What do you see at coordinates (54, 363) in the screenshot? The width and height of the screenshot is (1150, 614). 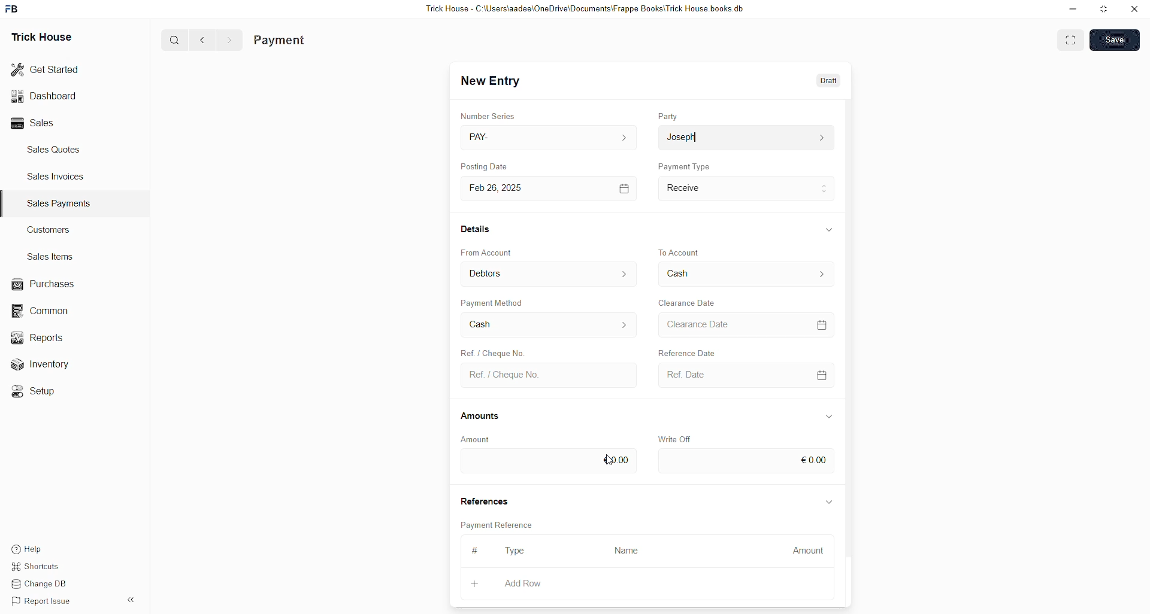 I see `Inventory` at bounding box center [54, 363].